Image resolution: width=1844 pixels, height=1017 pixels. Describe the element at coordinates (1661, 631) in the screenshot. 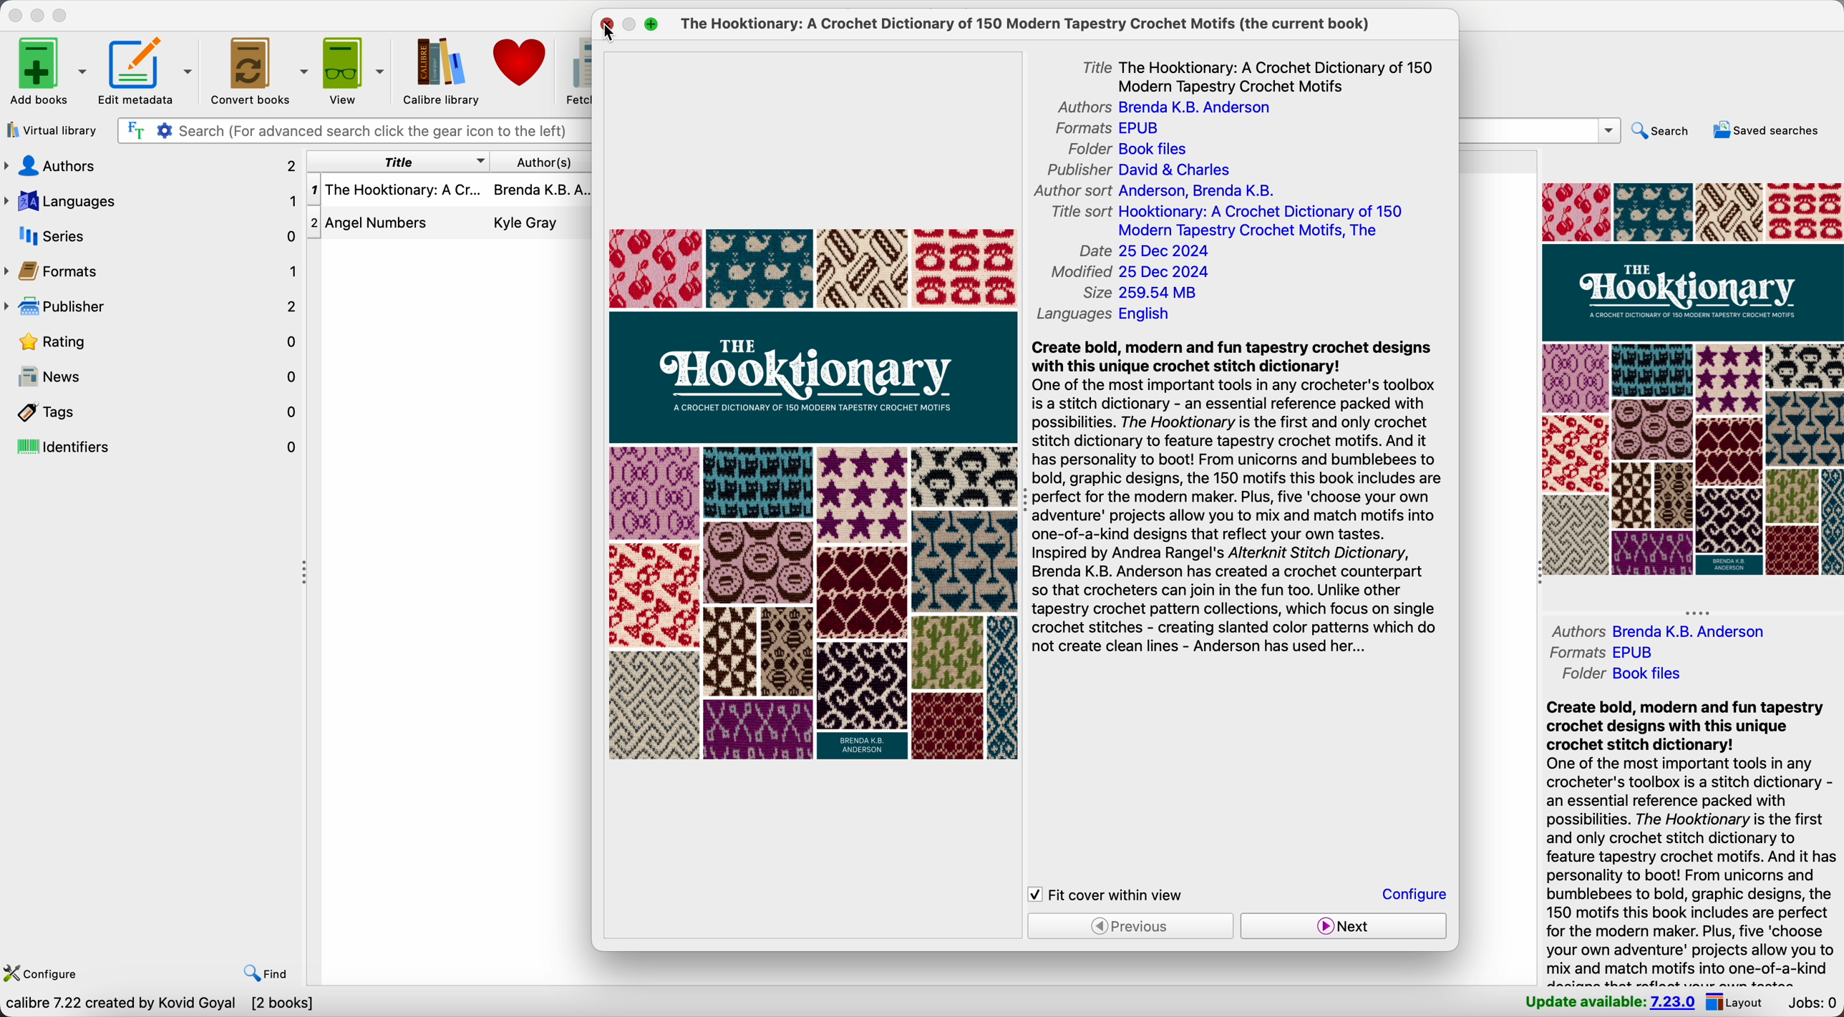

I see `author` at that location.